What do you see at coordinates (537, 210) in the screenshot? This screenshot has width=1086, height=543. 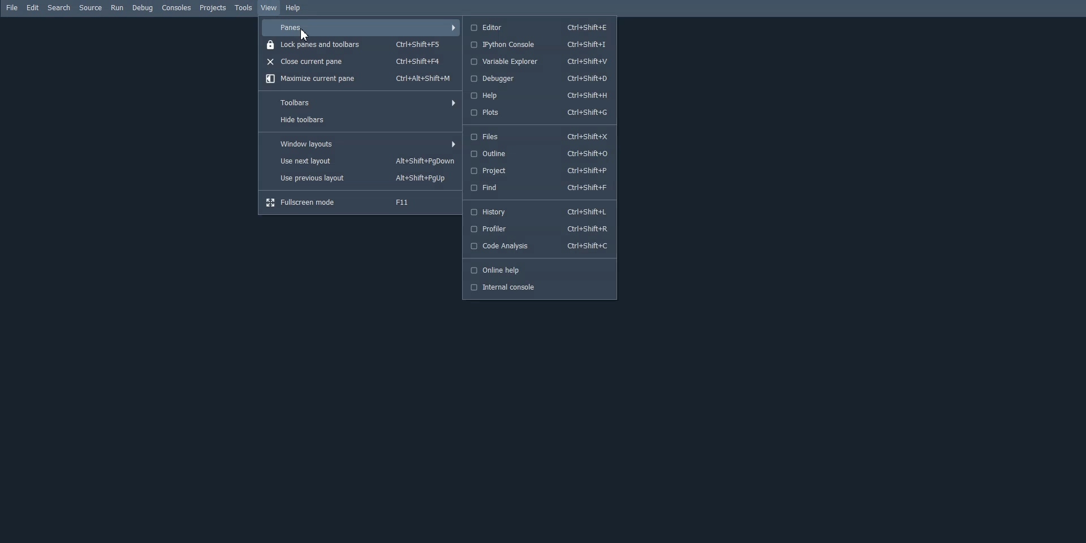 I see `History` at bounding box center [537, 210].